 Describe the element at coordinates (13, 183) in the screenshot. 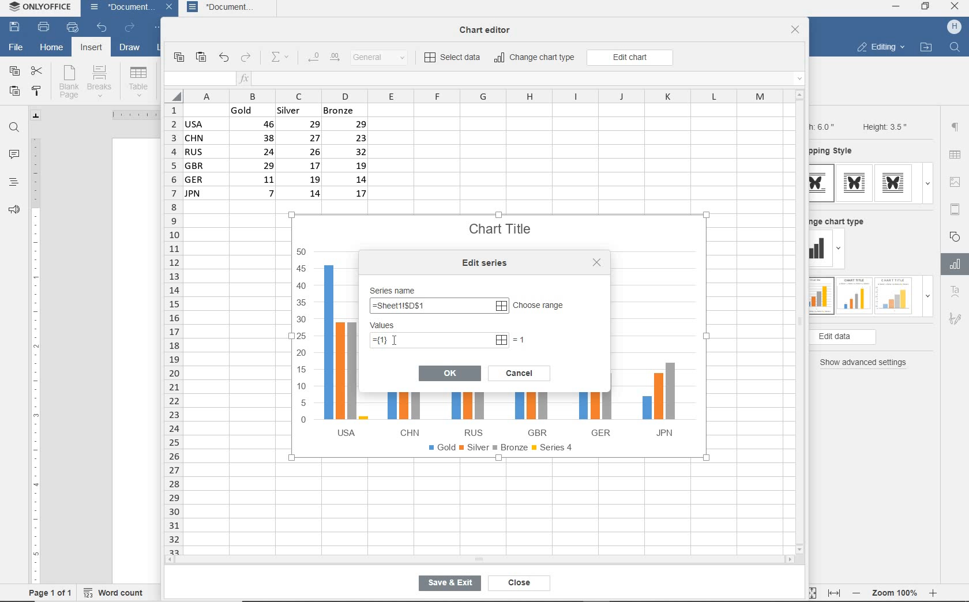

I see `headings` at that location.